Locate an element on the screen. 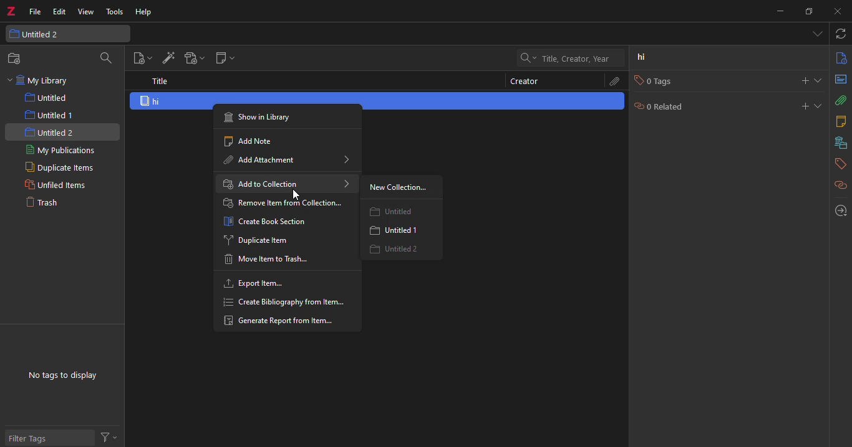  attach is located at coordinates (614, 81).